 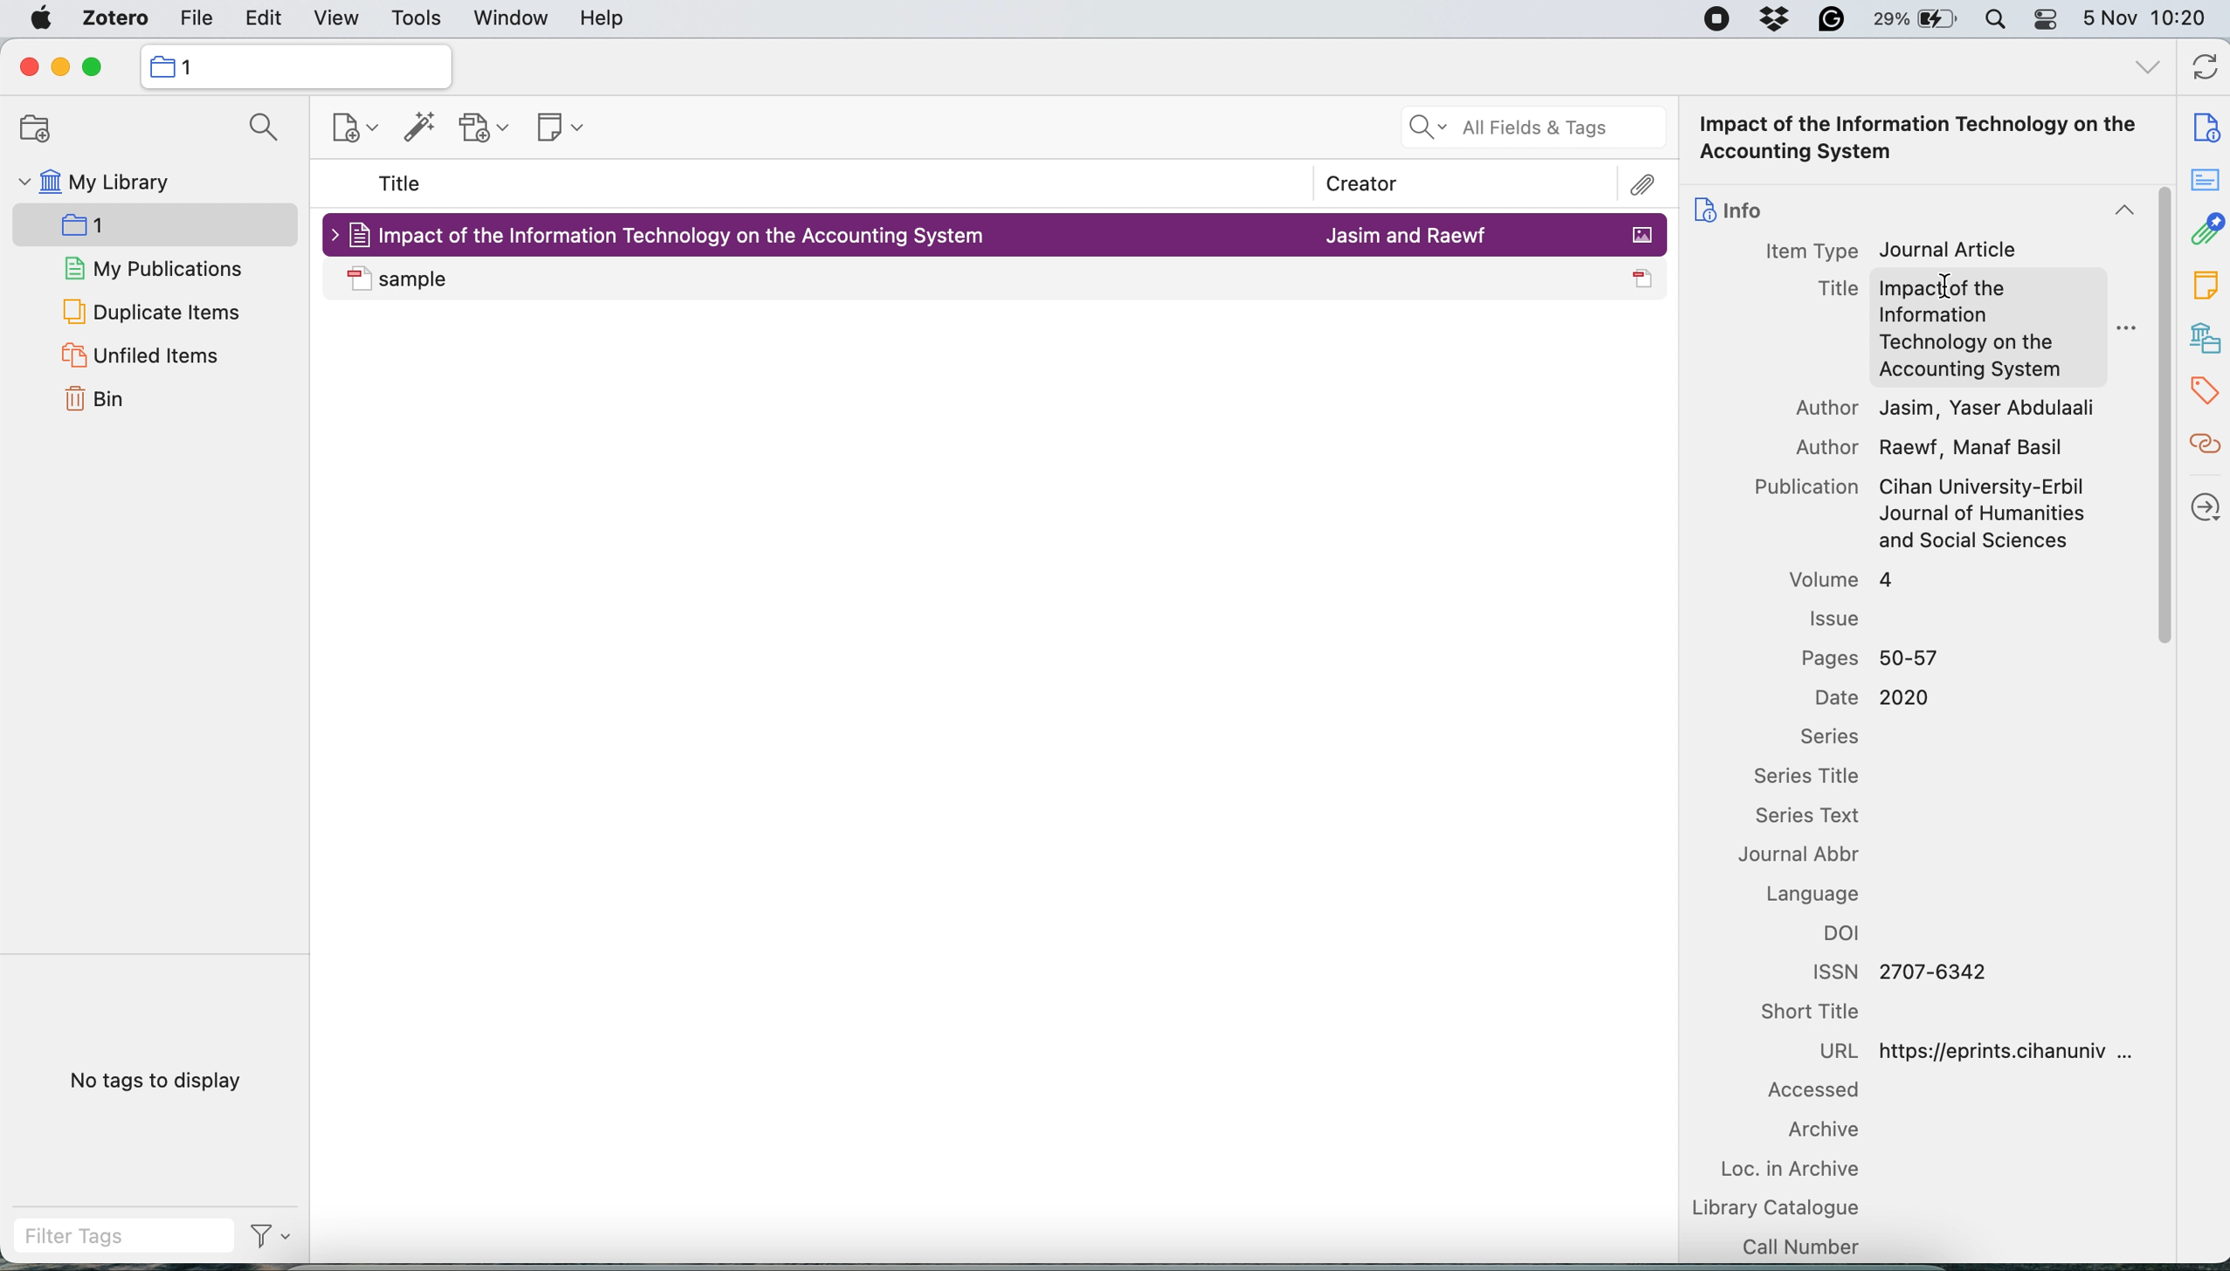 What do you see at coordinates (1705, 209) in the screenshot?
I see `icon` at bounding box center [1705, 209].